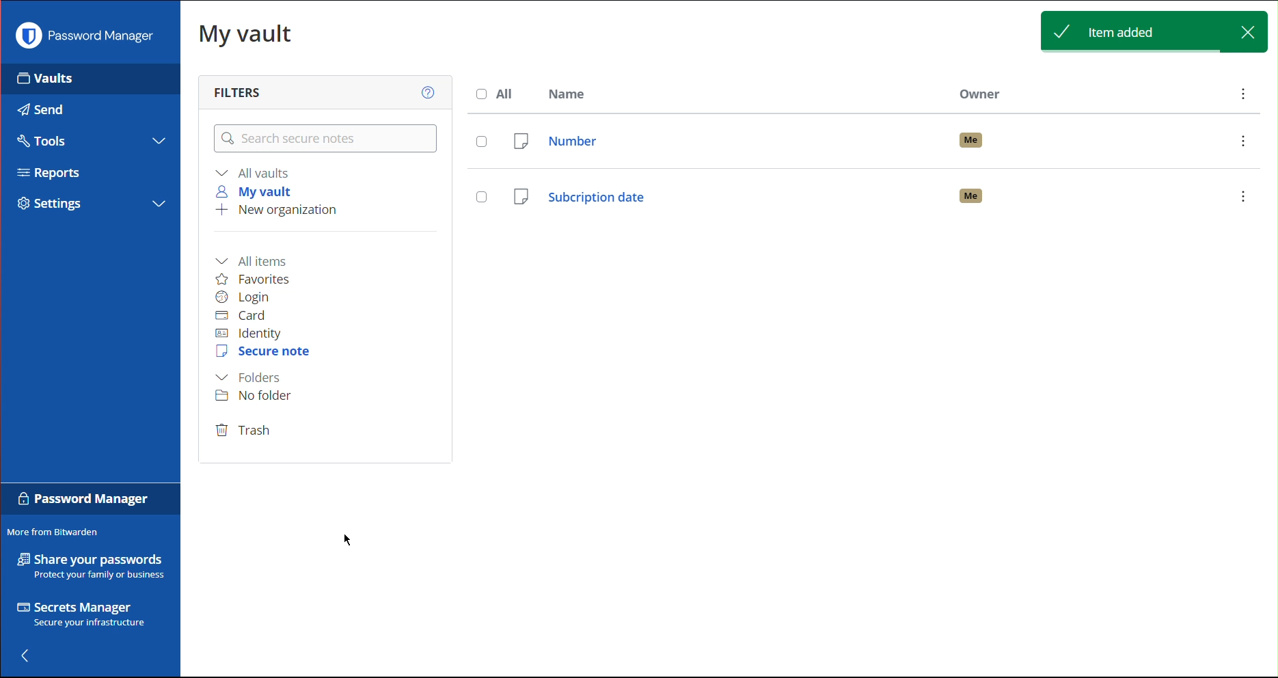 Image resolution: width=1278 pixels, height=678 pixels. I want to click on My Vault, so click(245, 33).